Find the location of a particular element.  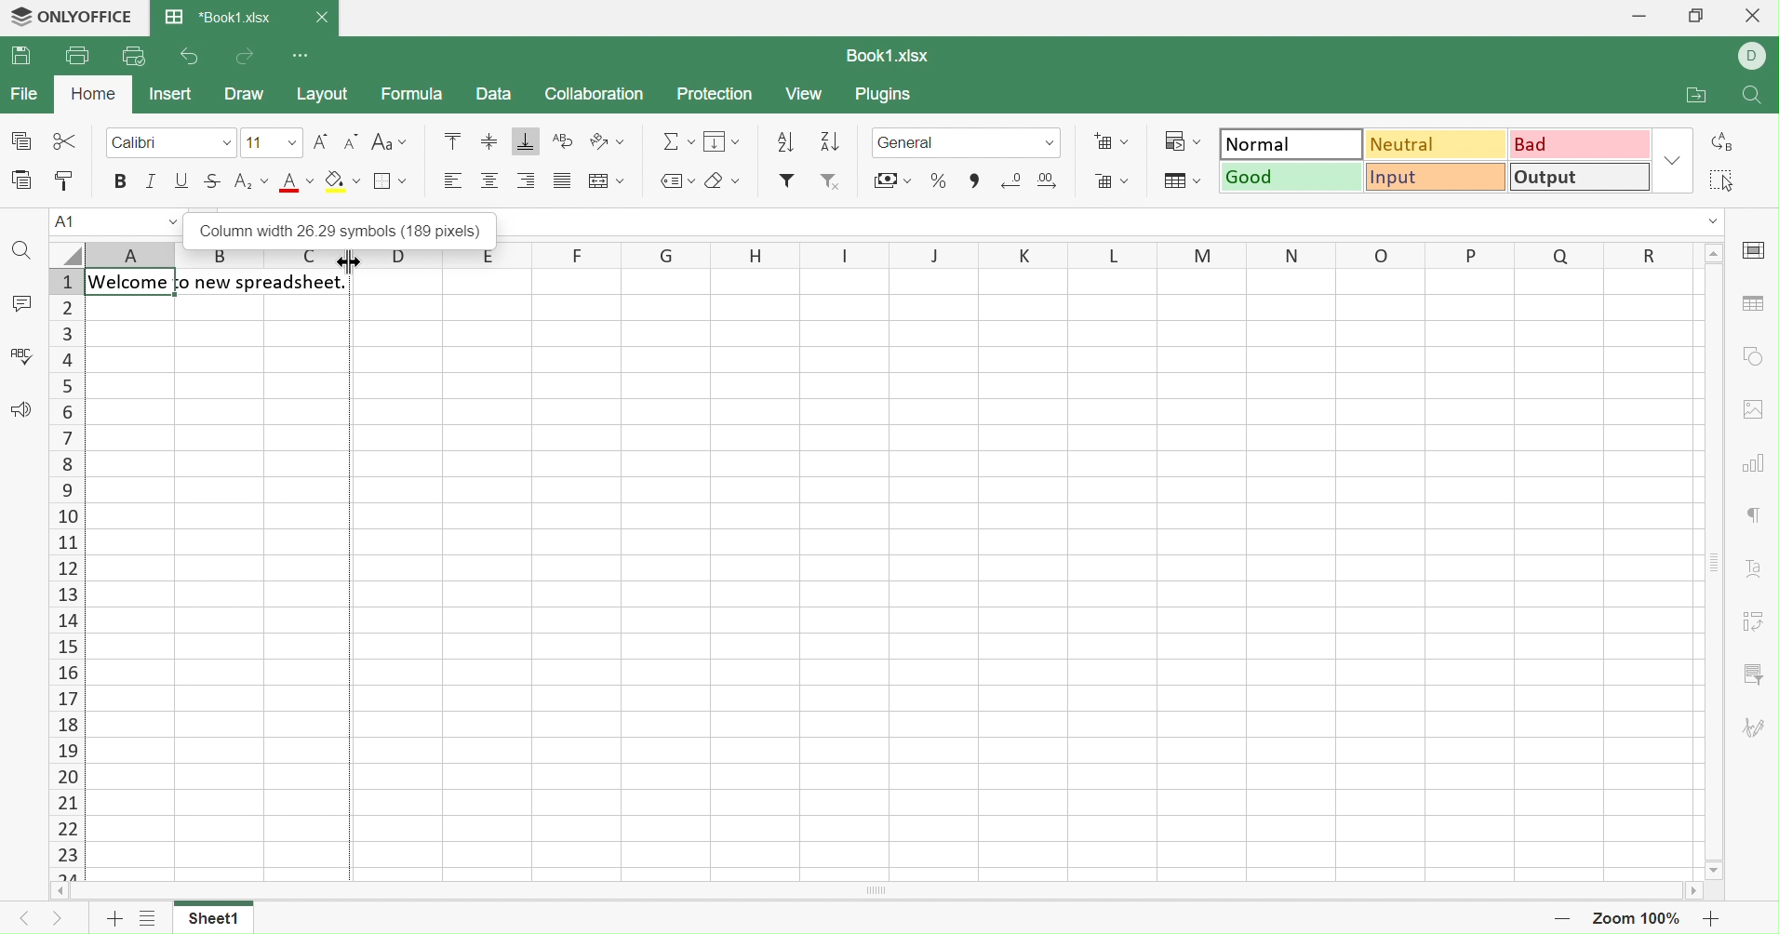

Neutral is located at coordinates (1438, 145).